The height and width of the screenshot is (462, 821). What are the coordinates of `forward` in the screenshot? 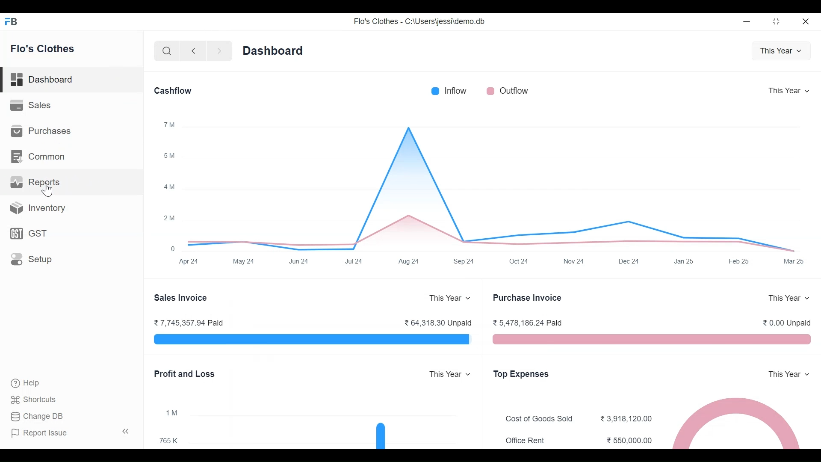 It's located at (219, 51).